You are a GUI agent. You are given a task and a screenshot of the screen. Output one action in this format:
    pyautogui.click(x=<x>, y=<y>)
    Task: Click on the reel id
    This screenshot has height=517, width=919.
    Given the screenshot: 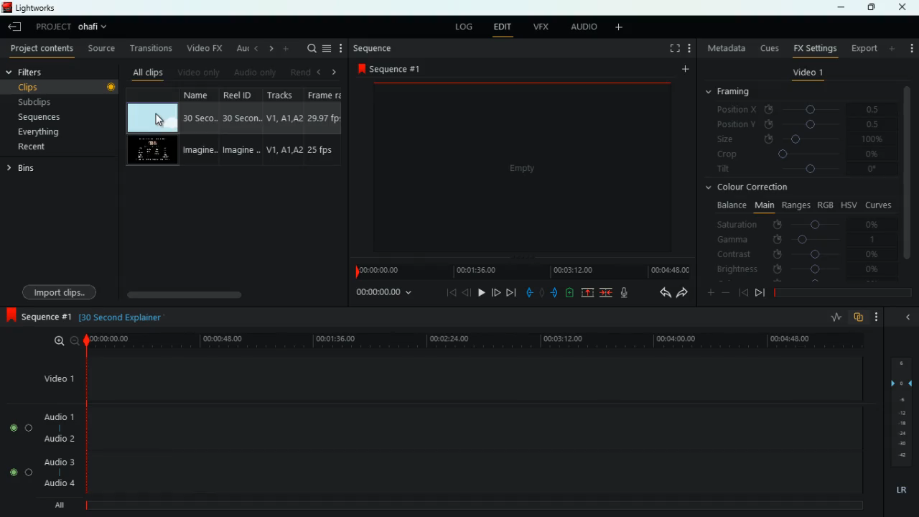 What is the action you would take?
    pyautogui.click(x=240, y=129)
    